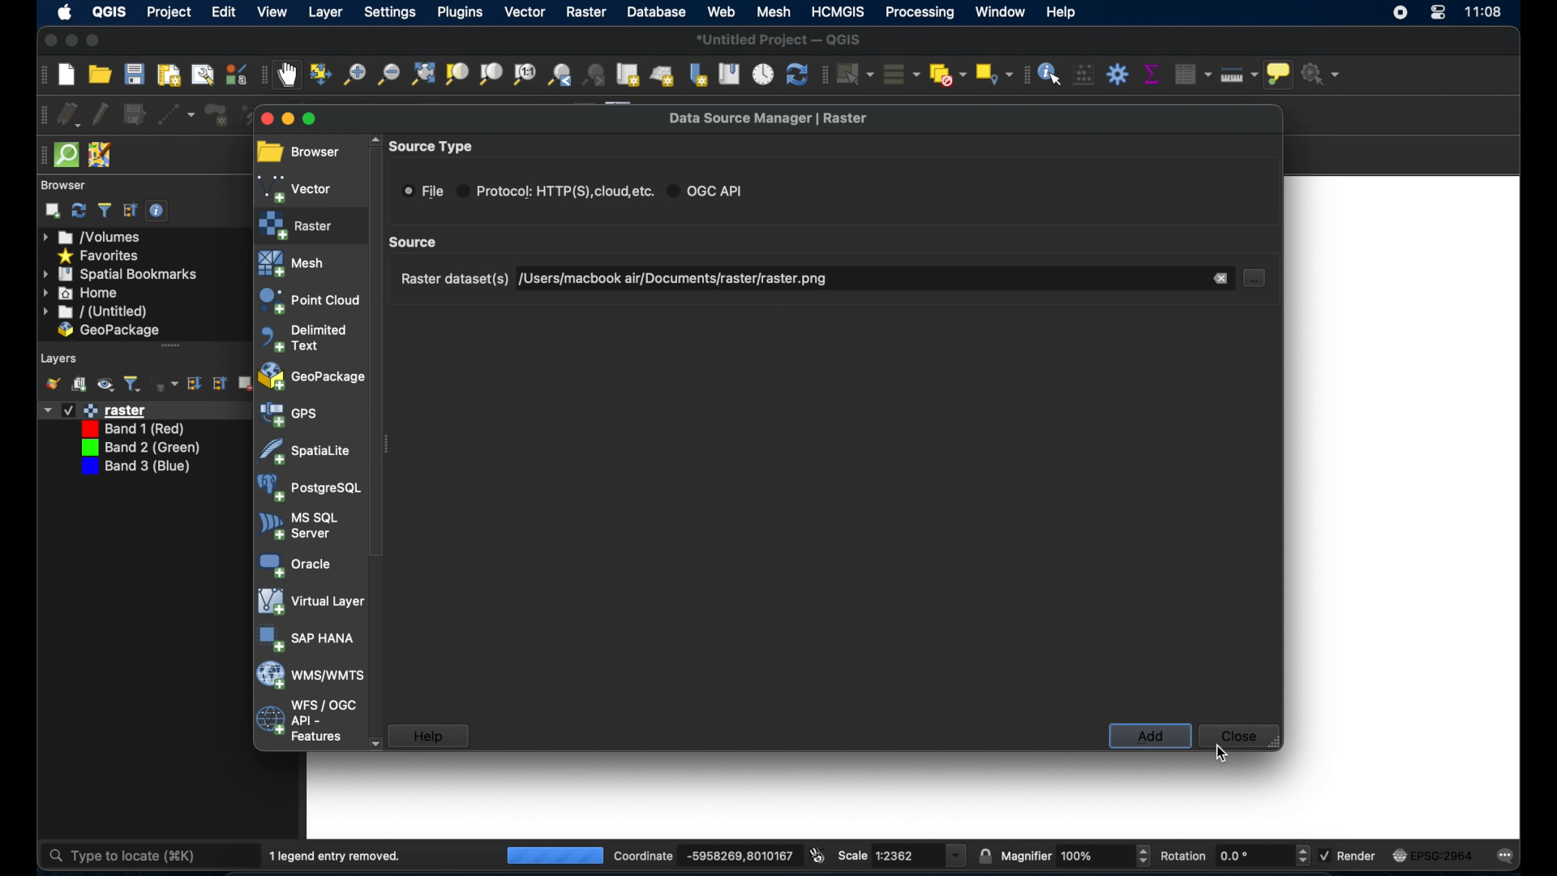 The height and width of the screenshot is (876, 1557). What do you see at coordinates (658, 13) in the screenshot?
I see `database` at bounding box center [658, 13].